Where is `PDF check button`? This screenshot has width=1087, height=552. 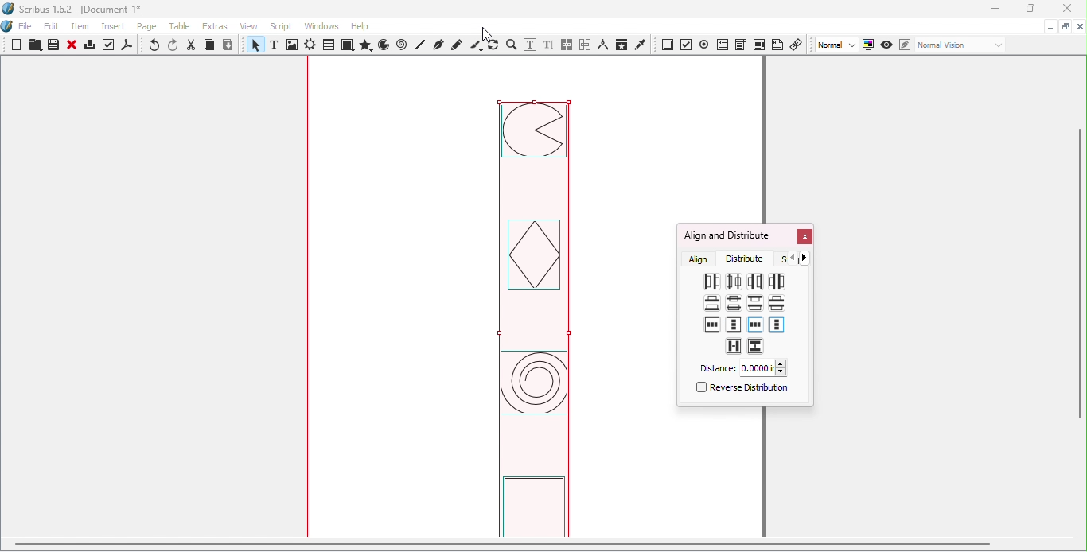
PDF check button is located at coordinates (687, 44).